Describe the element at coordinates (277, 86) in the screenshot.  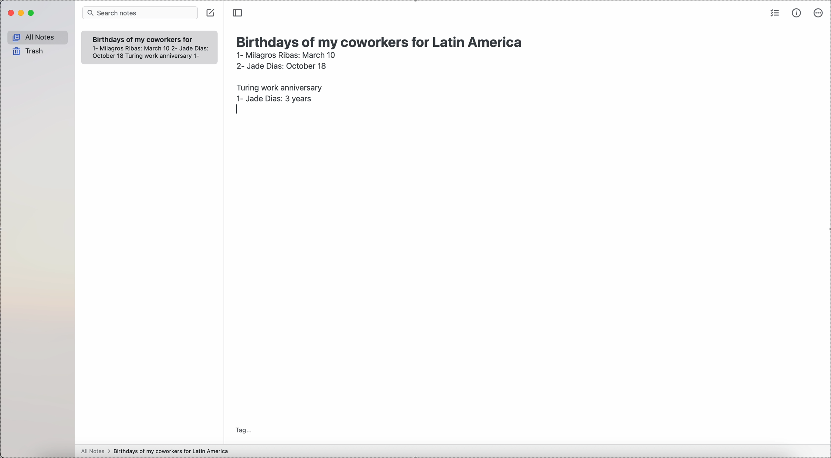
I see `Turing work anniversary` at that location.